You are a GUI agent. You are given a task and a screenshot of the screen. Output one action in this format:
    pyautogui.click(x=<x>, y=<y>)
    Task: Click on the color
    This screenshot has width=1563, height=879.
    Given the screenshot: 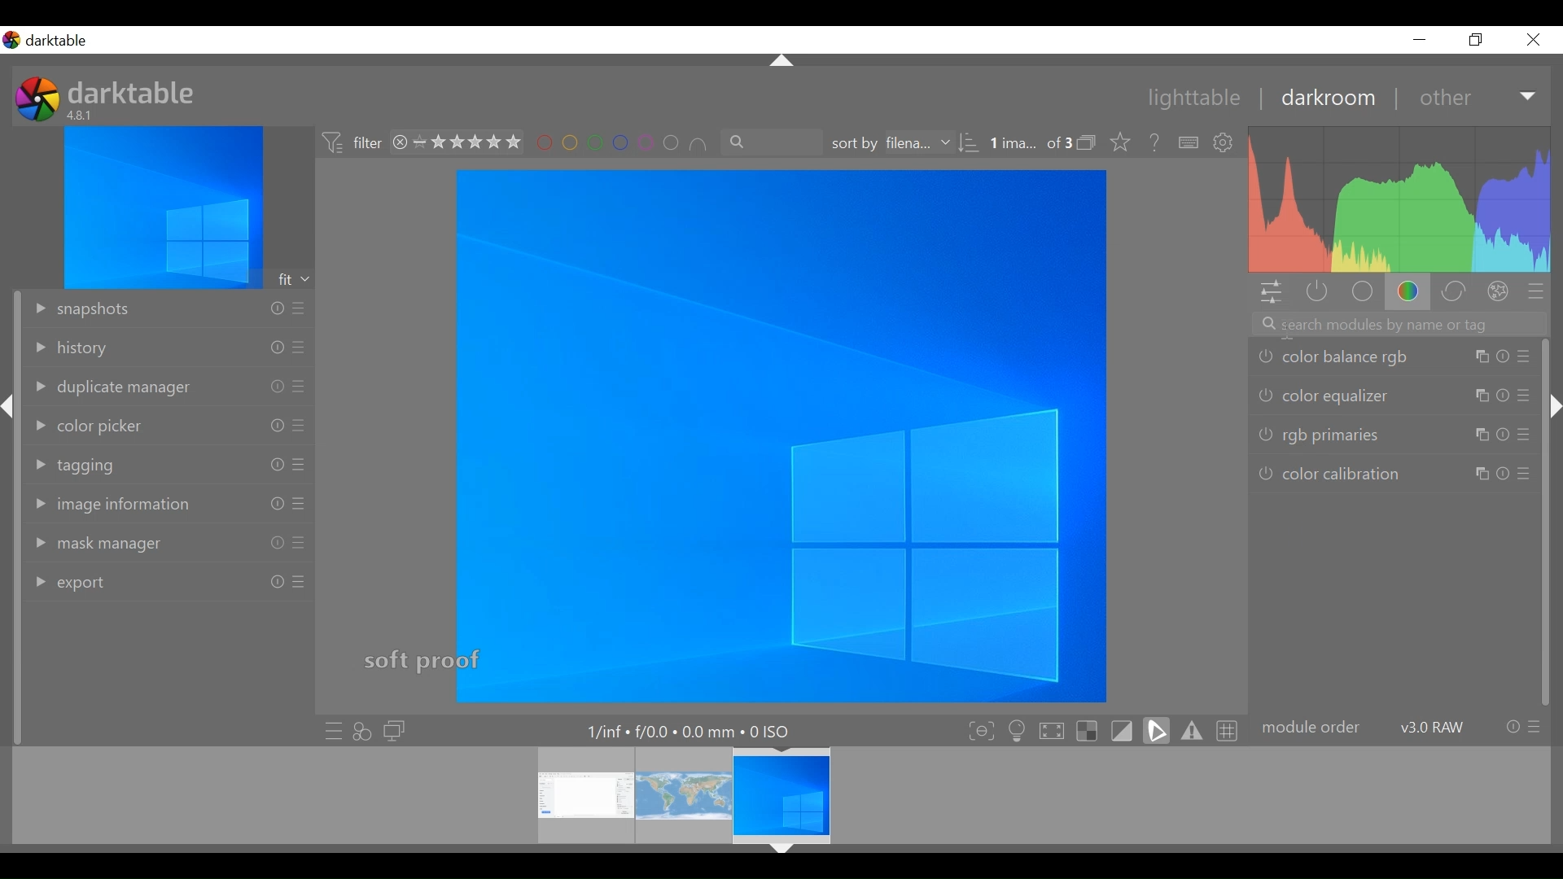 What is the action you would take?
    pyautogui.click(x=1410, y=291)
    